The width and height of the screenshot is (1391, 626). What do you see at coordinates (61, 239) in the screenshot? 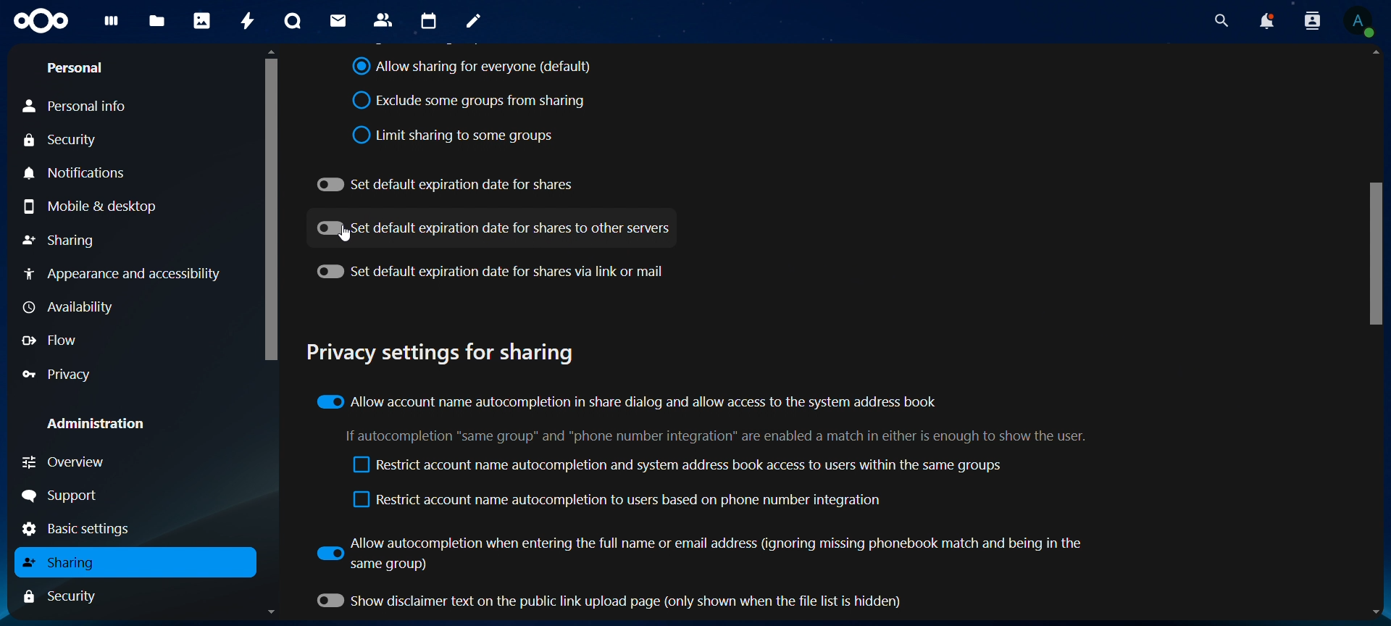
I see `sharing` at bounding box center [61, 239].